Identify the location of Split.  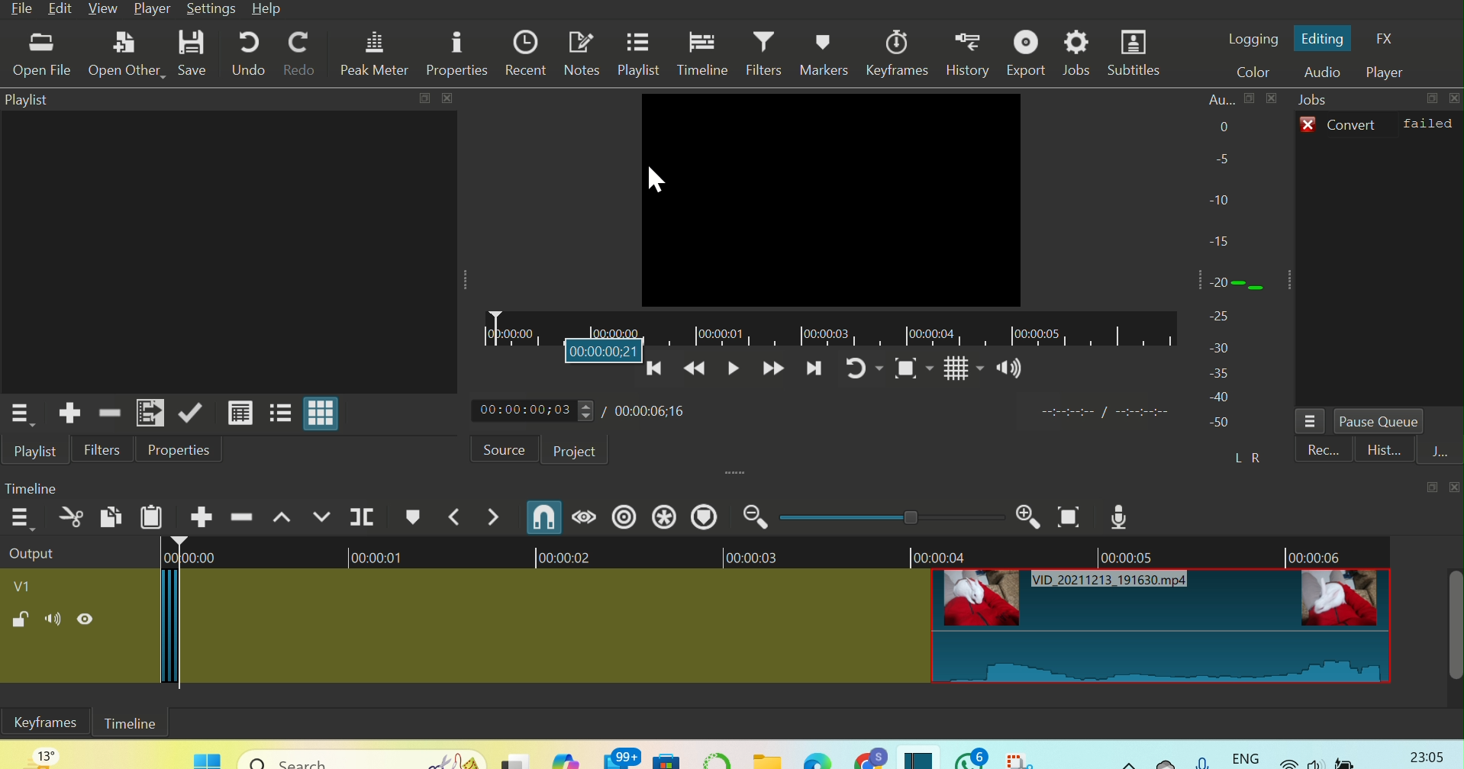
(366, 517).